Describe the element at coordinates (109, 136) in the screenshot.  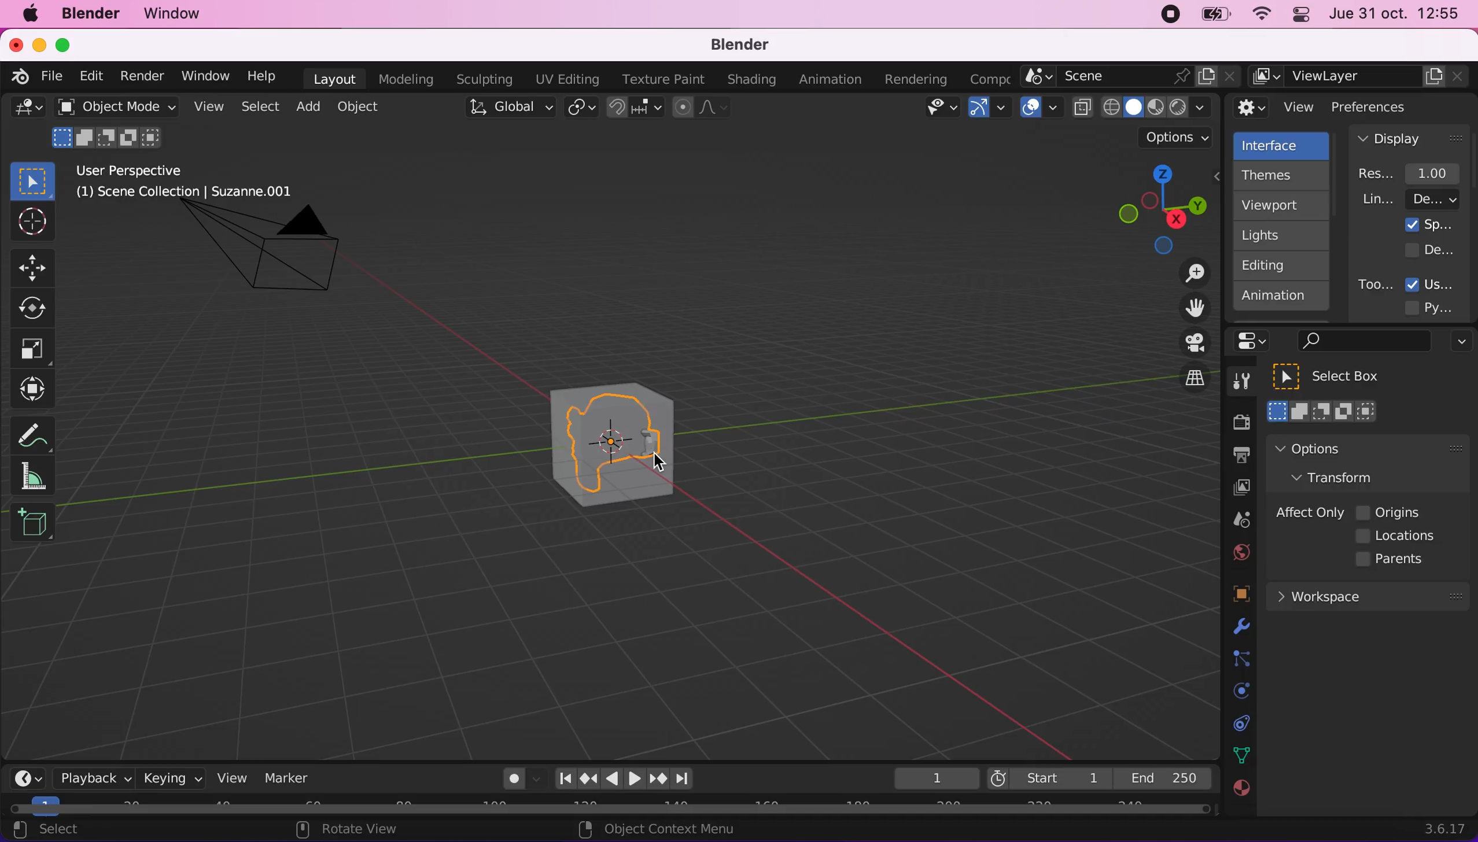
I see `mode` at that location.